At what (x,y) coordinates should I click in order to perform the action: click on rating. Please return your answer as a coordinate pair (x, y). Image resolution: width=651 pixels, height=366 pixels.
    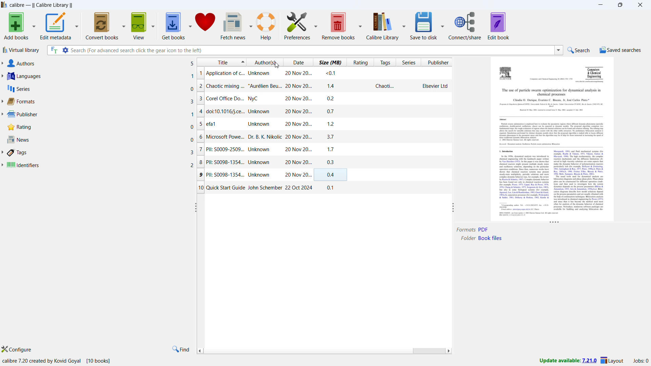
    Looking at the image, I should click on (100, 127).